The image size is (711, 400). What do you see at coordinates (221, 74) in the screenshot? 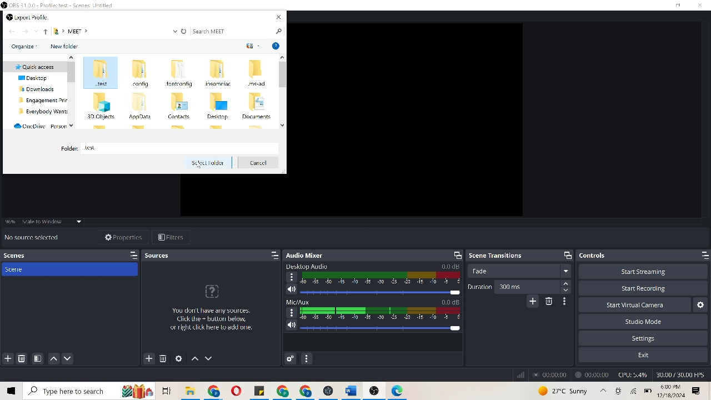
I see `.insamniac` at bounding box center [221, 74].